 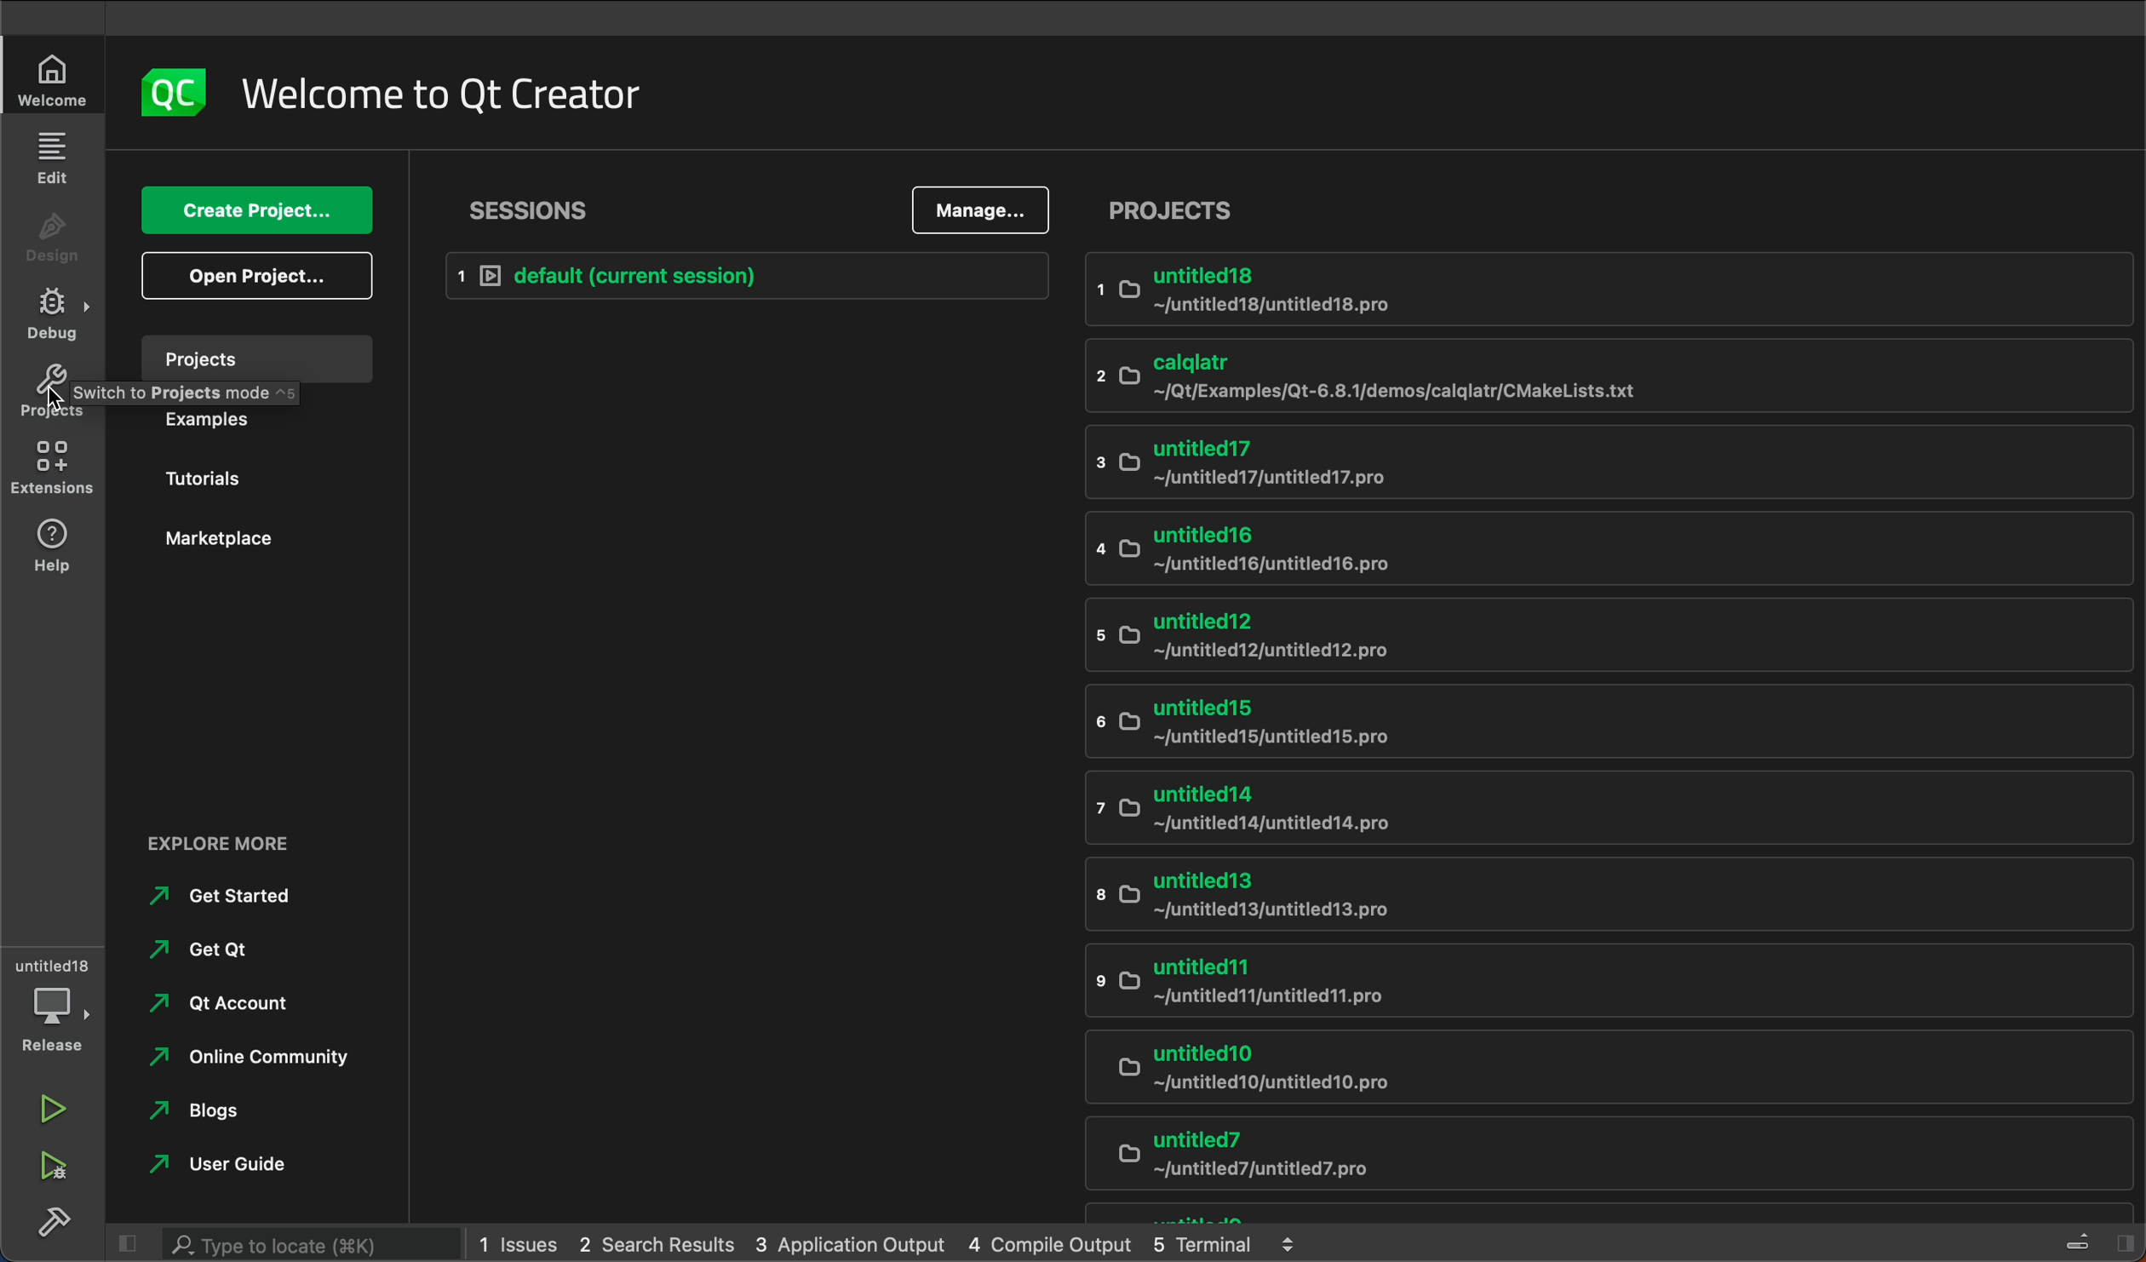 What do you see at coordinates (269, 845) in the screenshot?
I see `external links` at bounding box center [269, 845].